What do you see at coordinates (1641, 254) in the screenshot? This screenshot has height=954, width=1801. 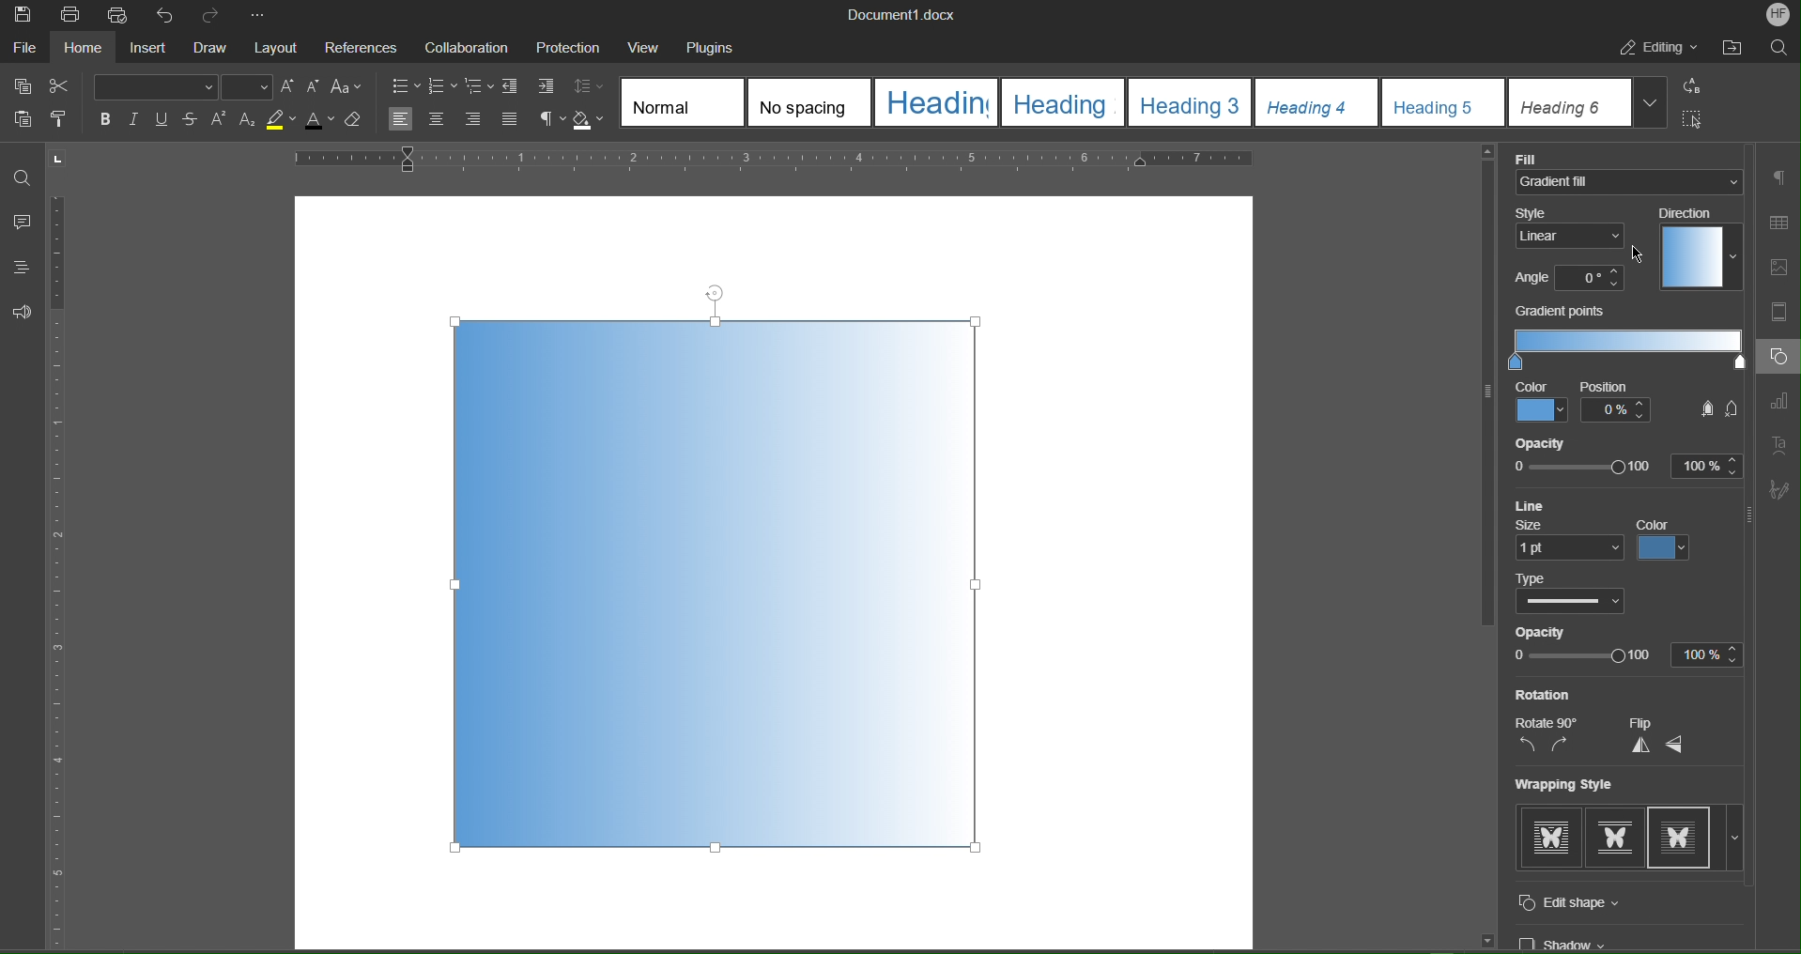 I see `cursor` at bounding box center [1641, 254].